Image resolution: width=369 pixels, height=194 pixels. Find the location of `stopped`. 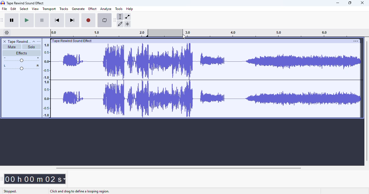

stopped is located at coordinates (10, 192).